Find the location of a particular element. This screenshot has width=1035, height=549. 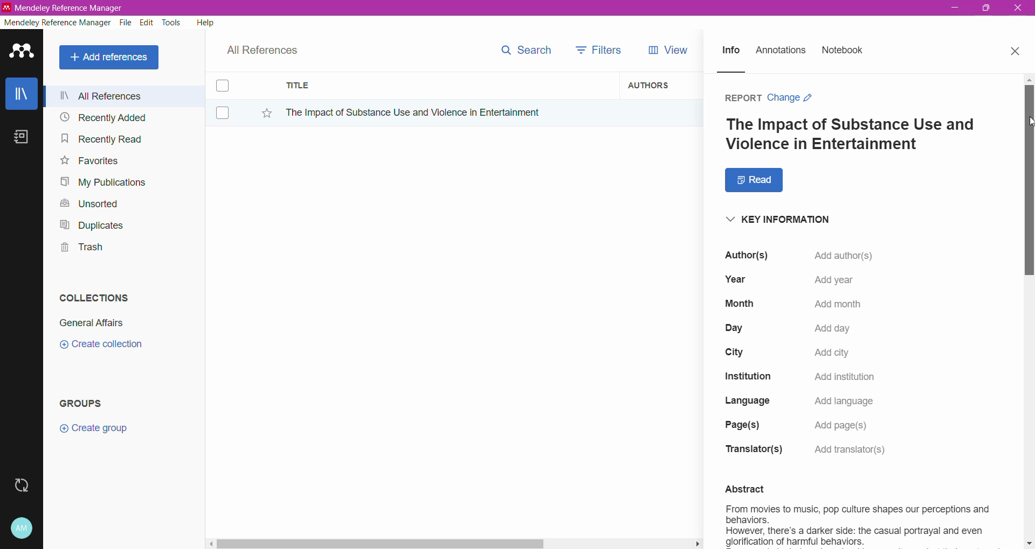

report is located at coordinates (741, 98).